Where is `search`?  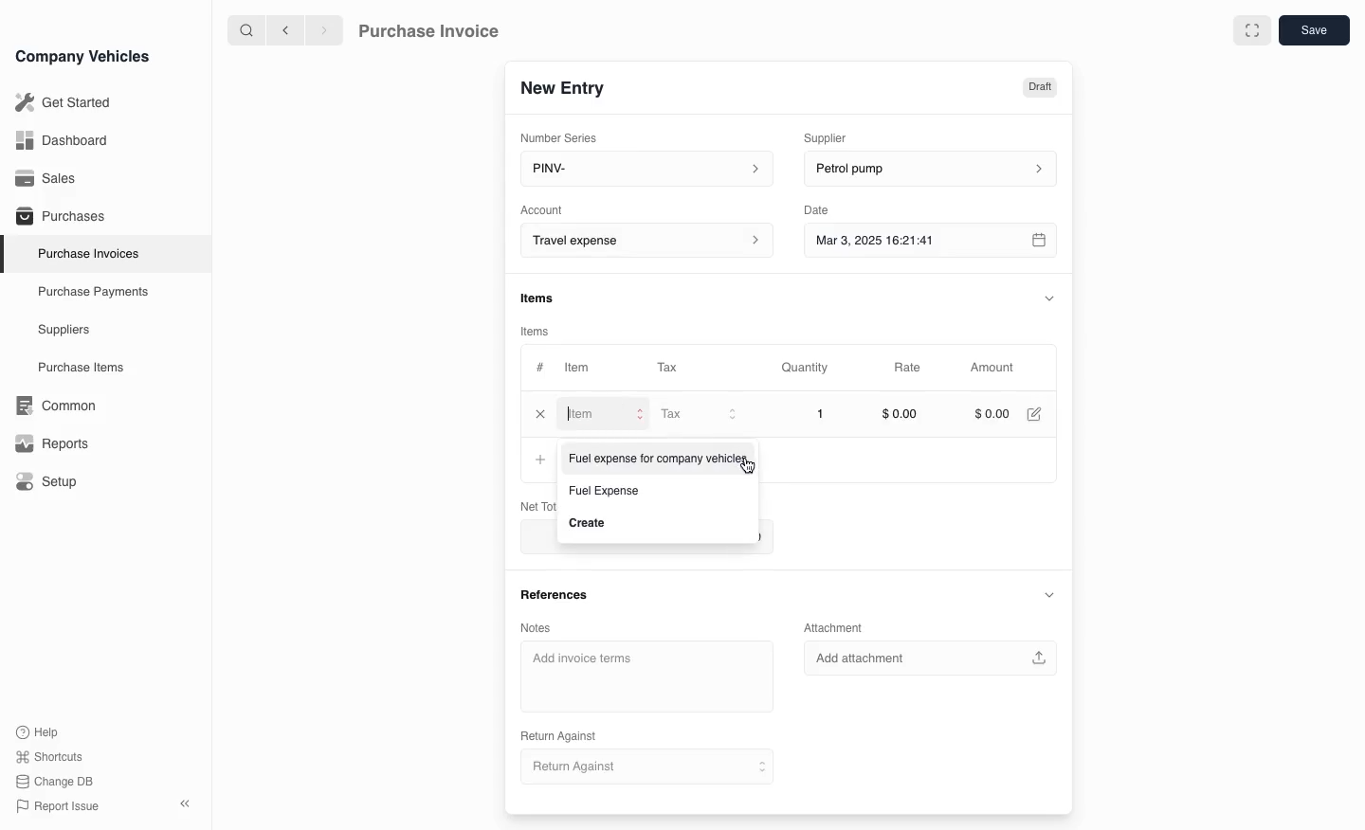
search is located at coordinates (247, 29).